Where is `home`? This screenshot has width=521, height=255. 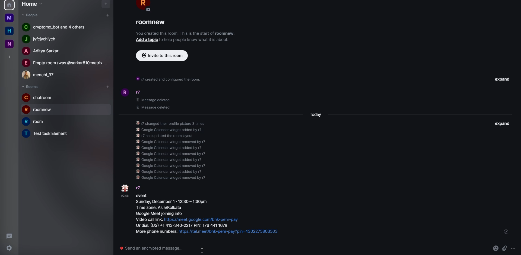 home is located at coordinates (9, 31).